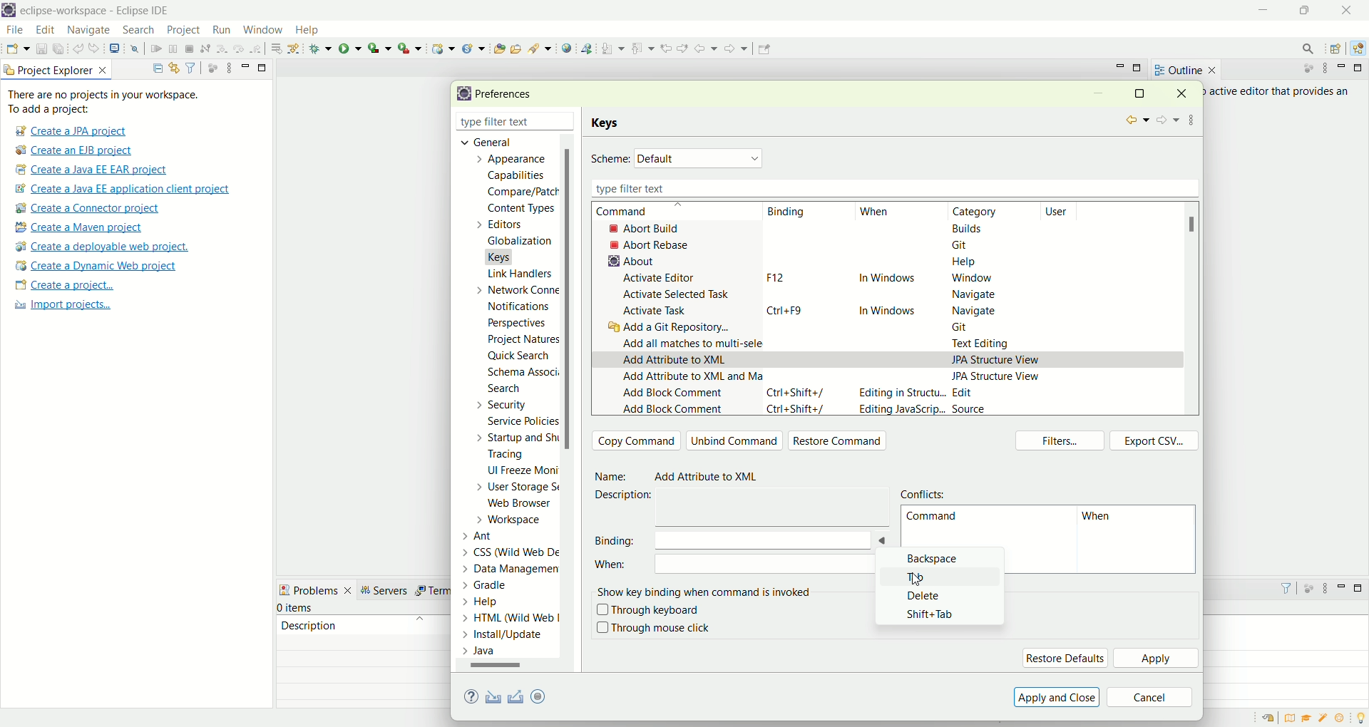 The height and width of the screenshot is (727, 1369). Describe the element at coordinates (89, 31) in the screenshot. I see `navigate` at that location.